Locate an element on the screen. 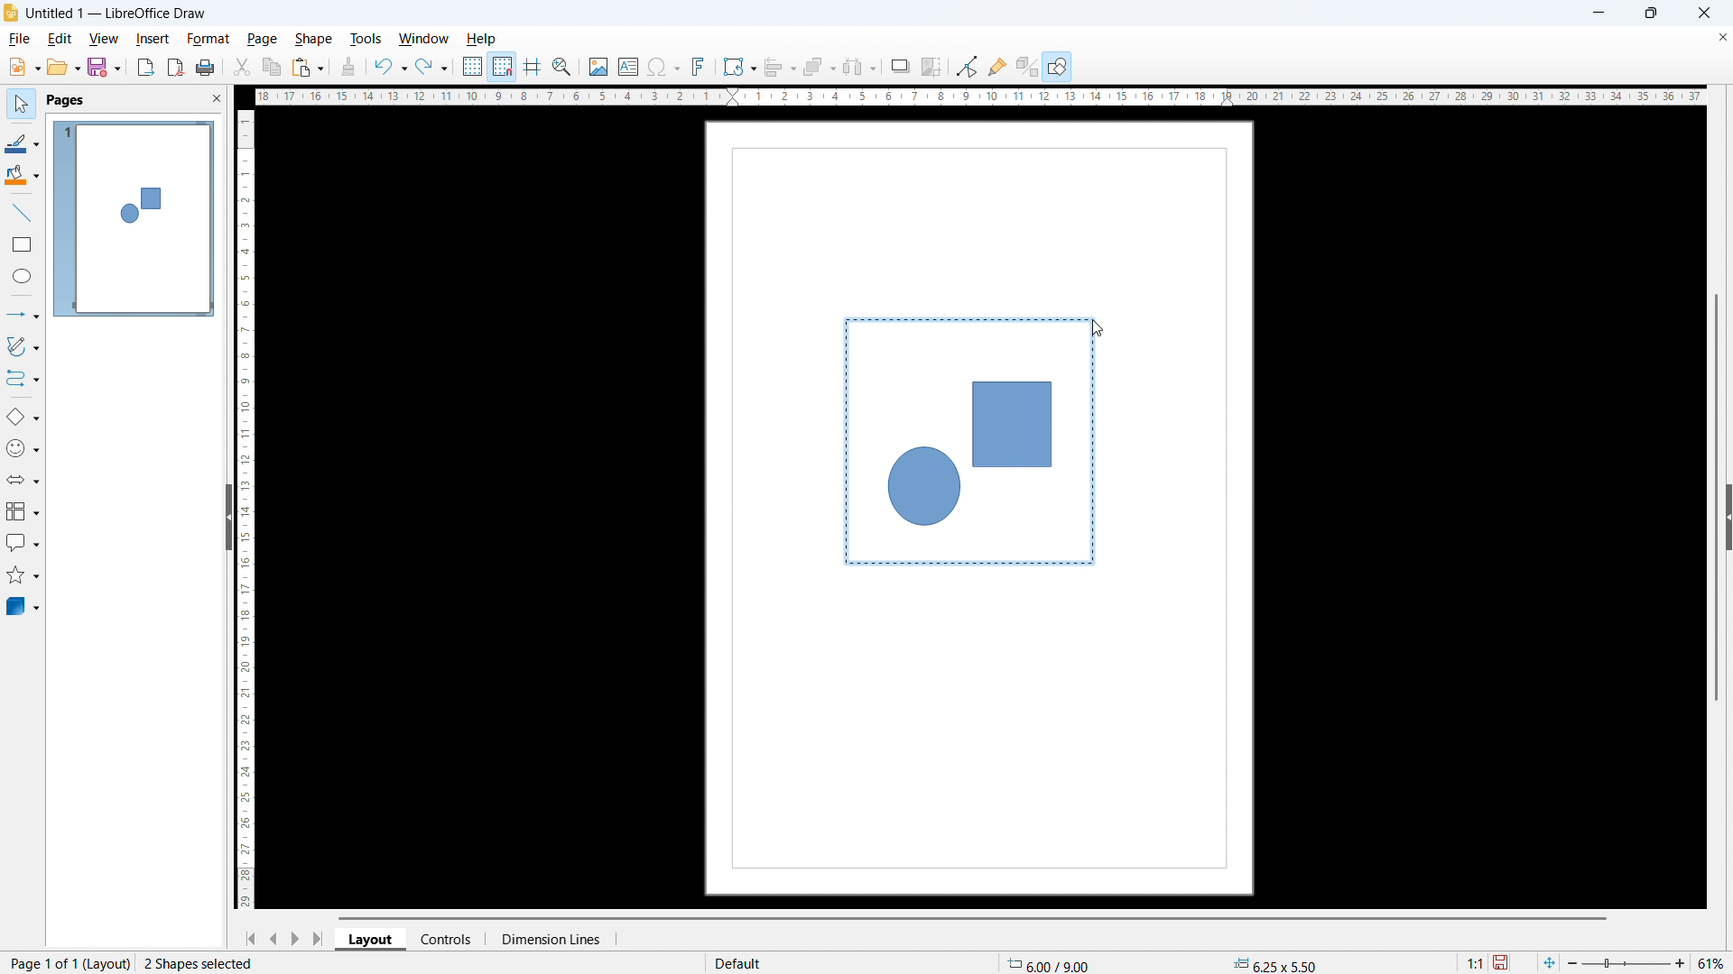  export is located at coordinates (147, 69).